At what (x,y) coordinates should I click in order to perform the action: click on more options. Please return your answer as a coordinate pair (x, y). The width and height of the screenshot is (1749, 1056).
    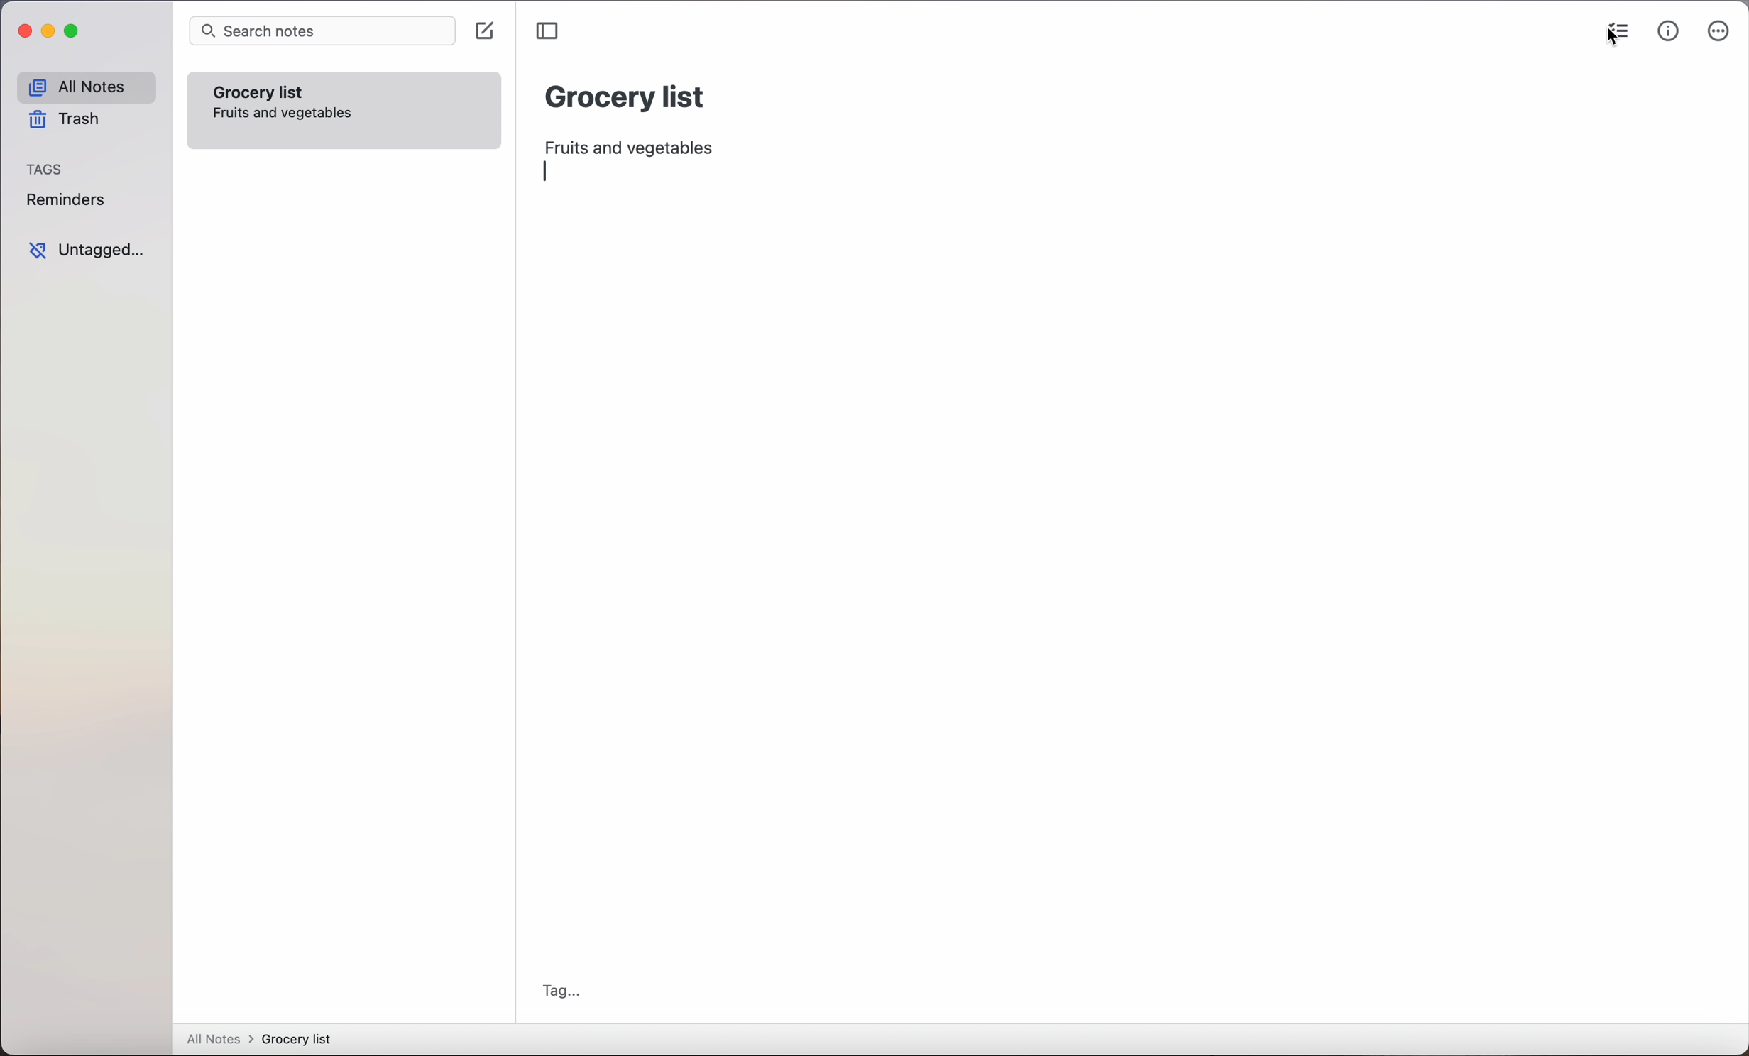
    Looking at the image, I should click on (1718, 34).